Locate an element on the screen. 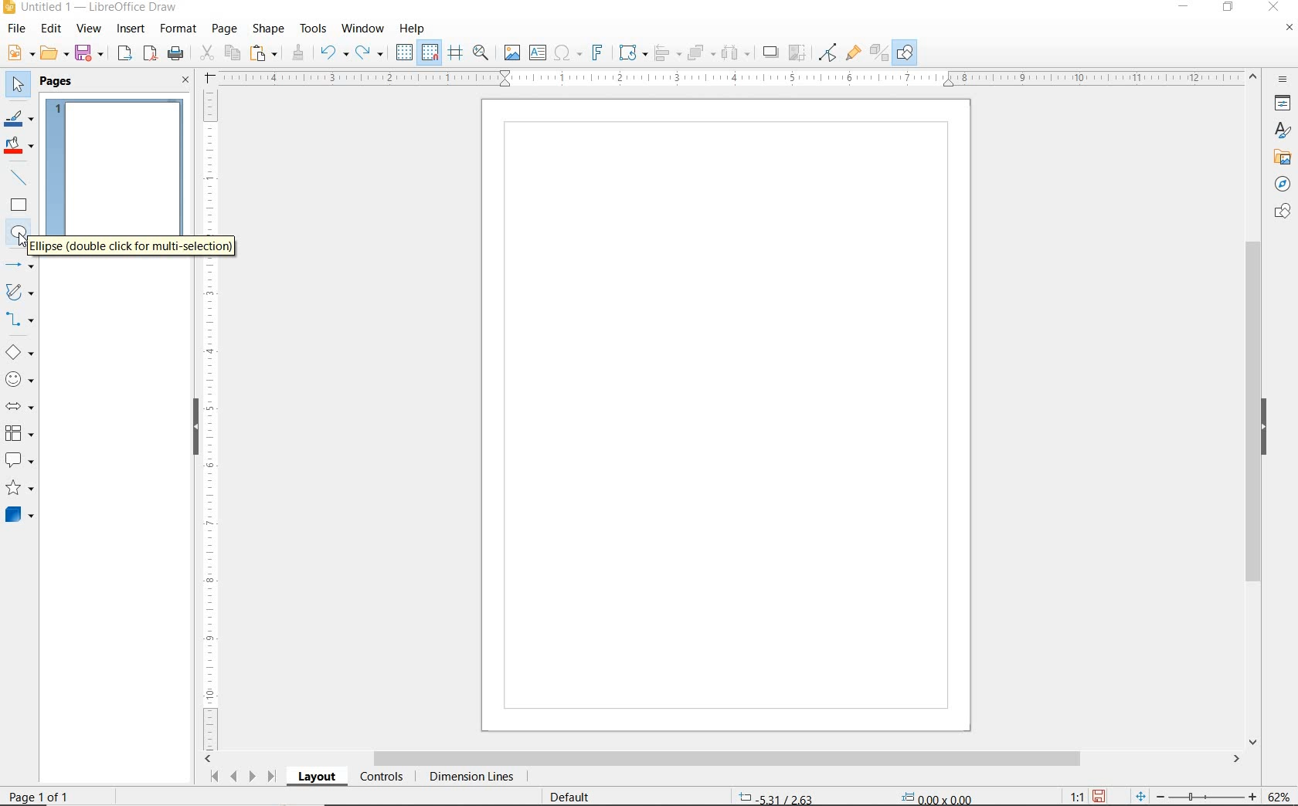 Image resolution: width=1298 pixels, height=806 pixels. PRINT is located at coordinates (176, 53).